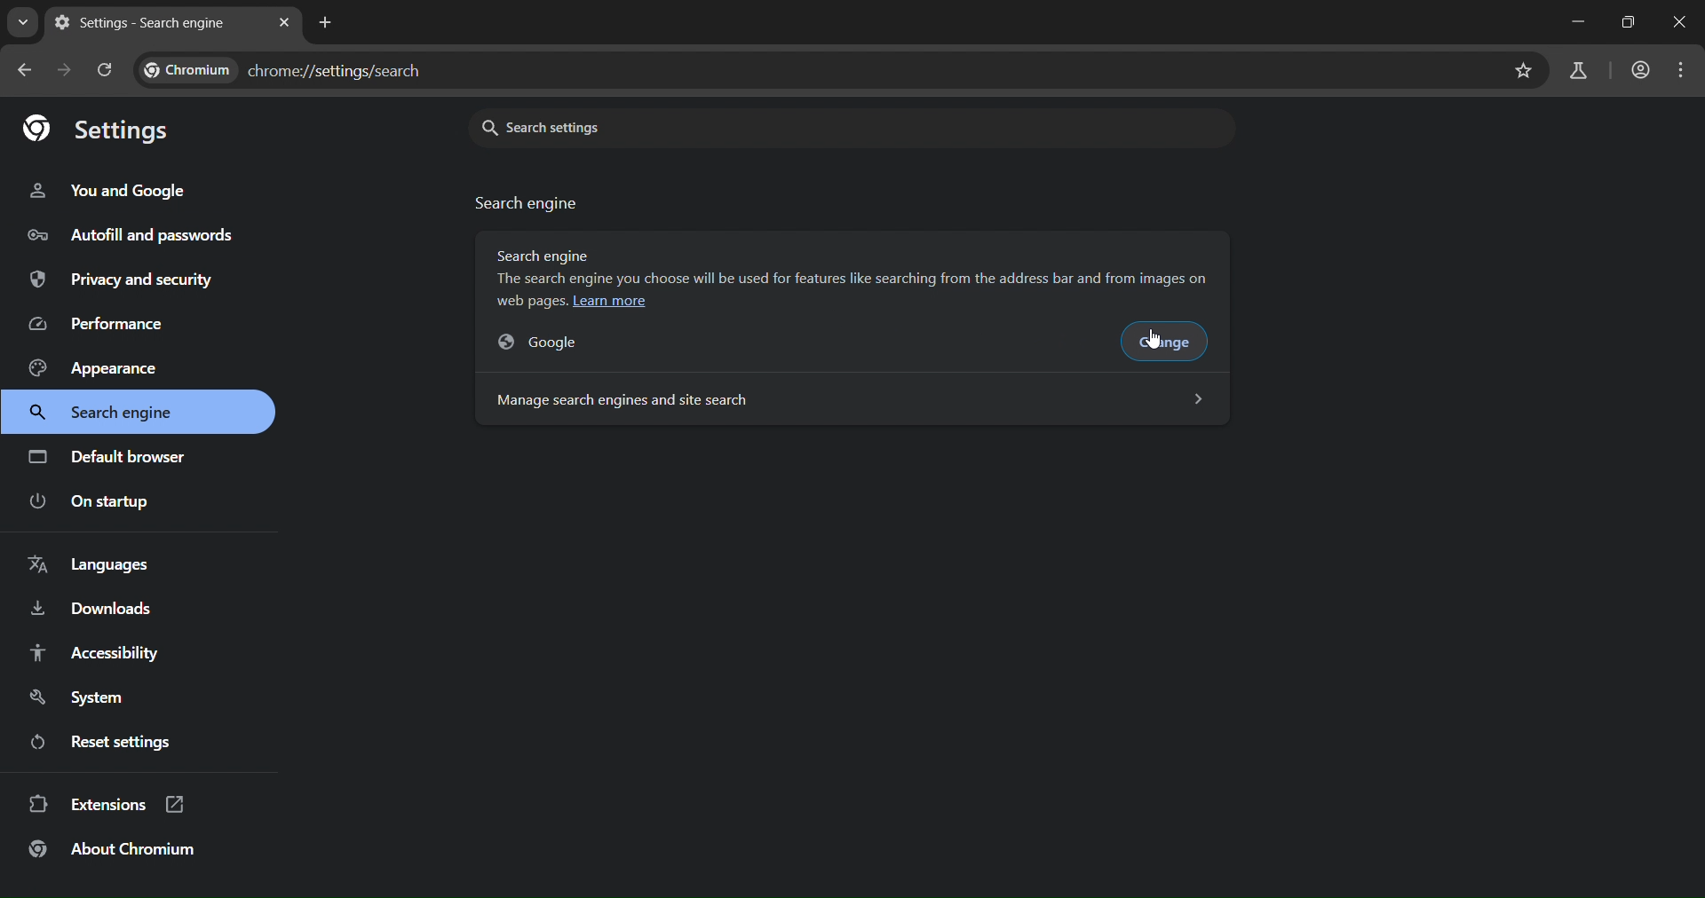  I want to click on search engine, so click(528, 203).